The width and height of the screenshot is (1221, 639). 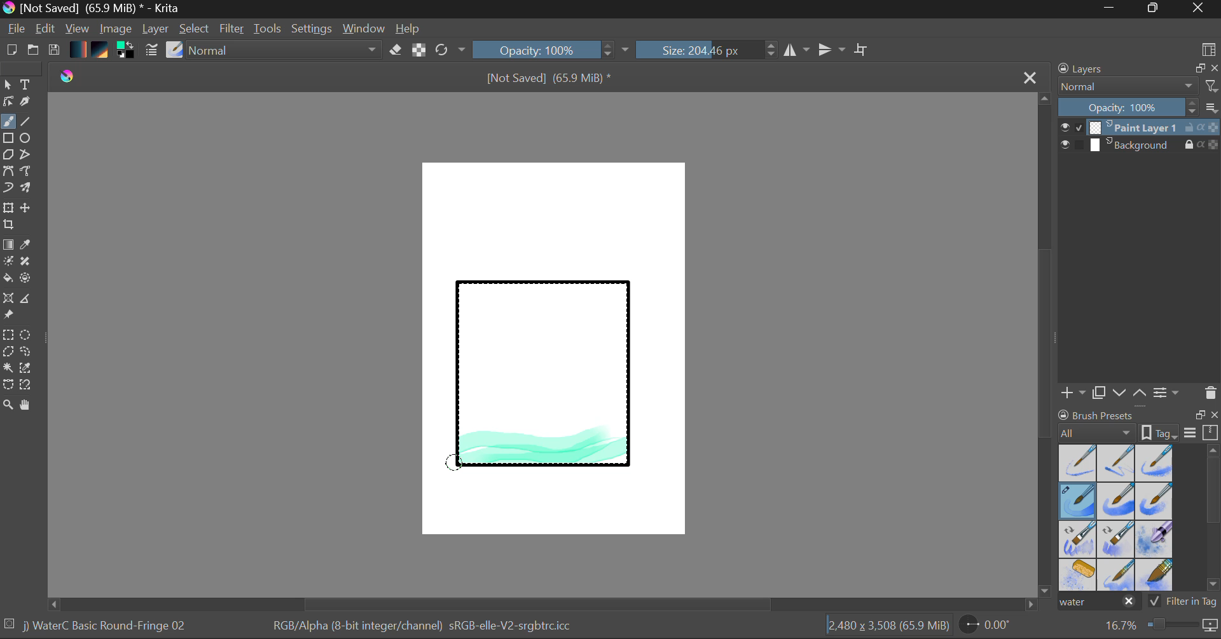 What do you see at coordinates (26, 83) in the screenshot?
I see `Text` at bounding box center [26, 83].